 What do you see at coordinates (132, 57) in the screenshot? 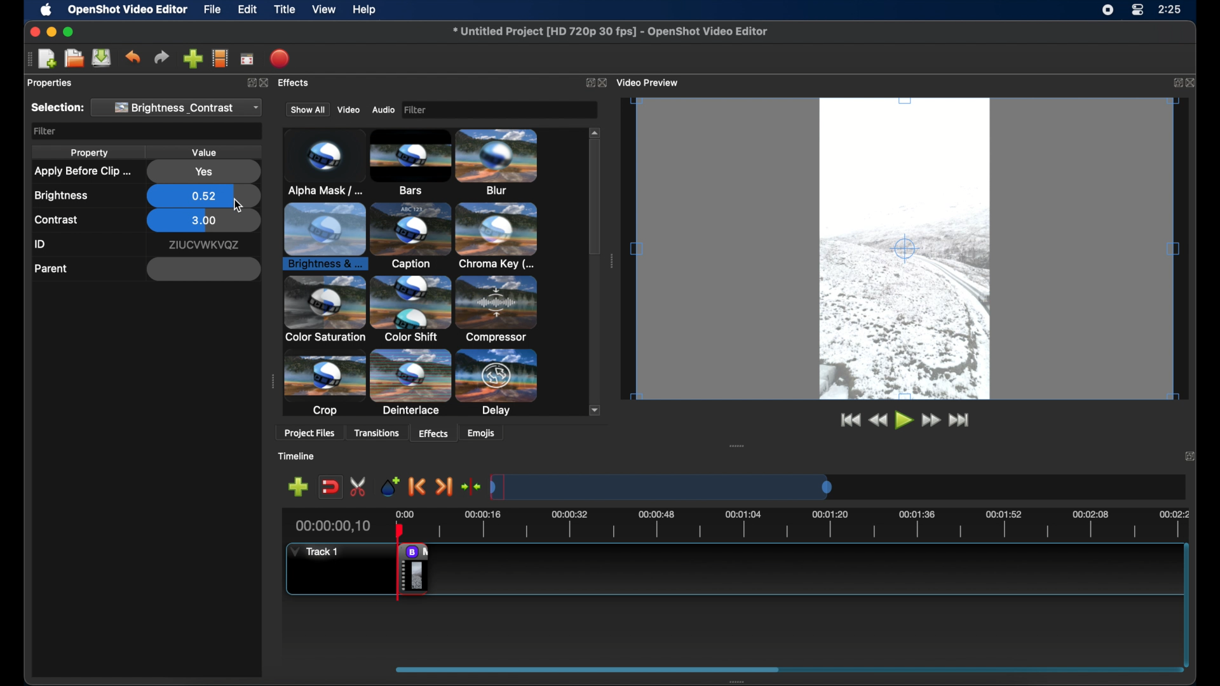
I see `undo` at bounding box center [132, 57].